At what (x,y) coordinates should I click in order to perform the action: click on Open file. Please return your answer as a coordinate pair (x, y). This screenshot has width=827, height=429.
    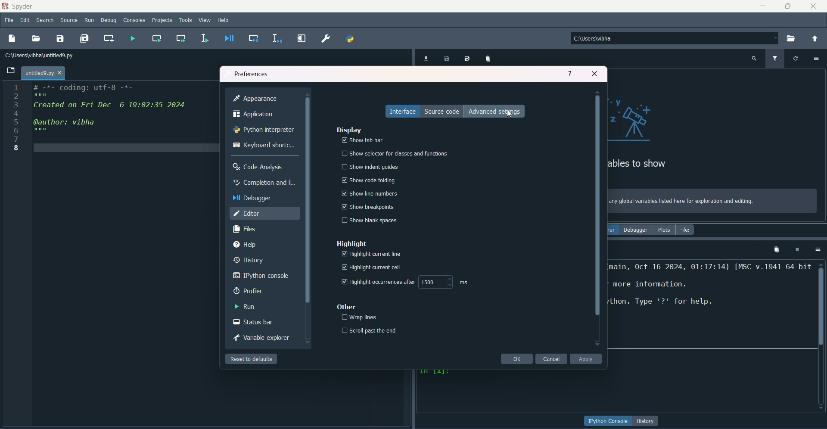
    Looking at the image, I should click on (11, 71).